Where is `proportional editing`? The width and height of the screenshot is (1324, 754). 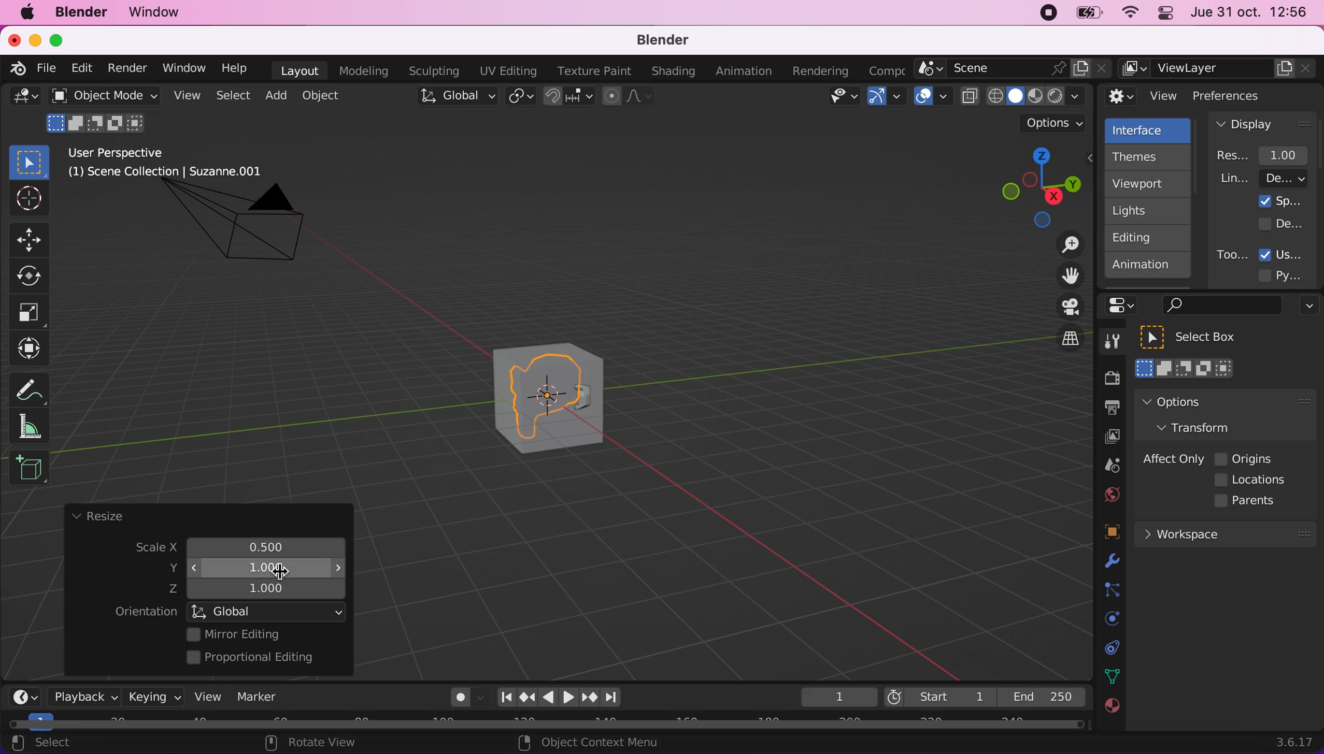 proportional editing is located at coordinates (258, 658).